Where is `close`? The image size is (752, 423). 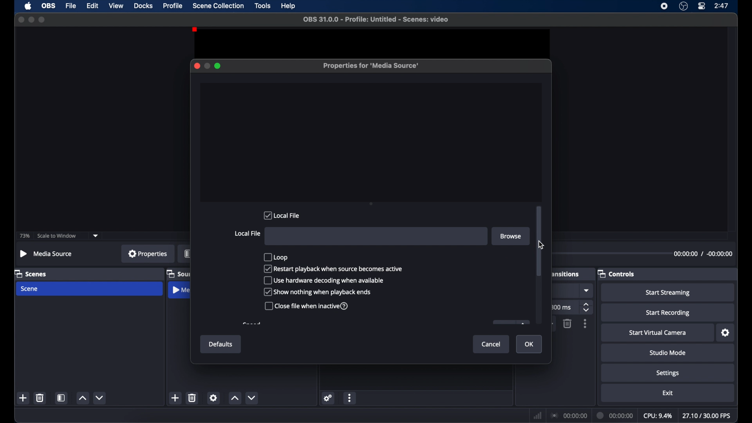
close is located at coordinates (197, 66).